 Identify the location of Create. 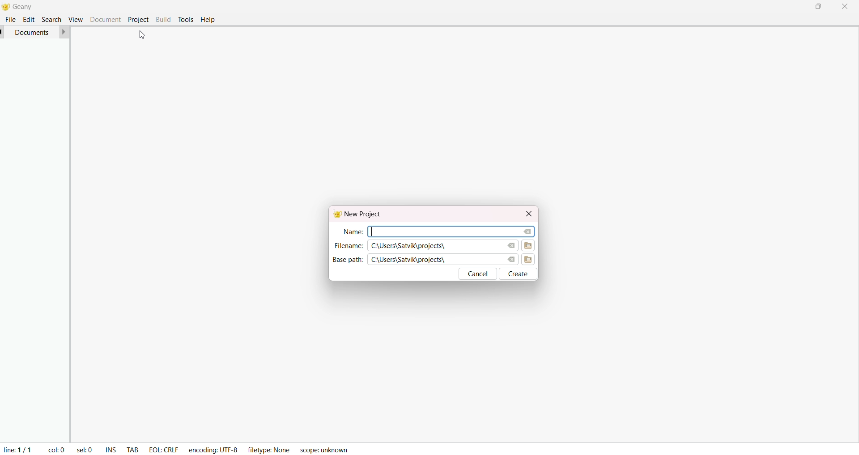
(520, 274).